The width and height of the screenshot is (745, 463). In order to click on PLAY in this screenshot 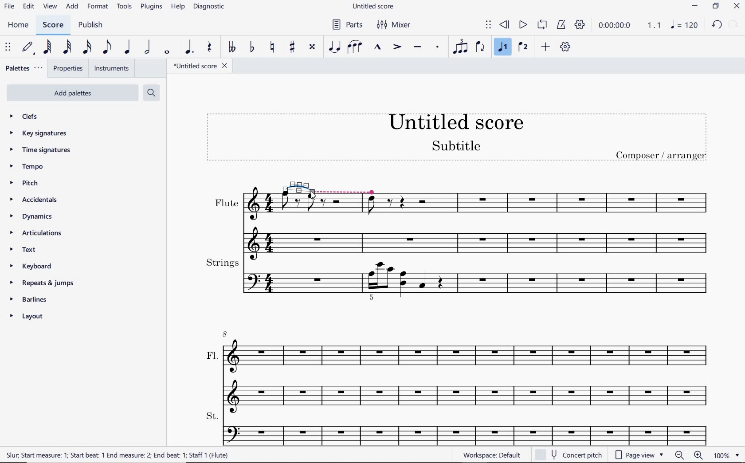, I will do `click(523, 24)`.